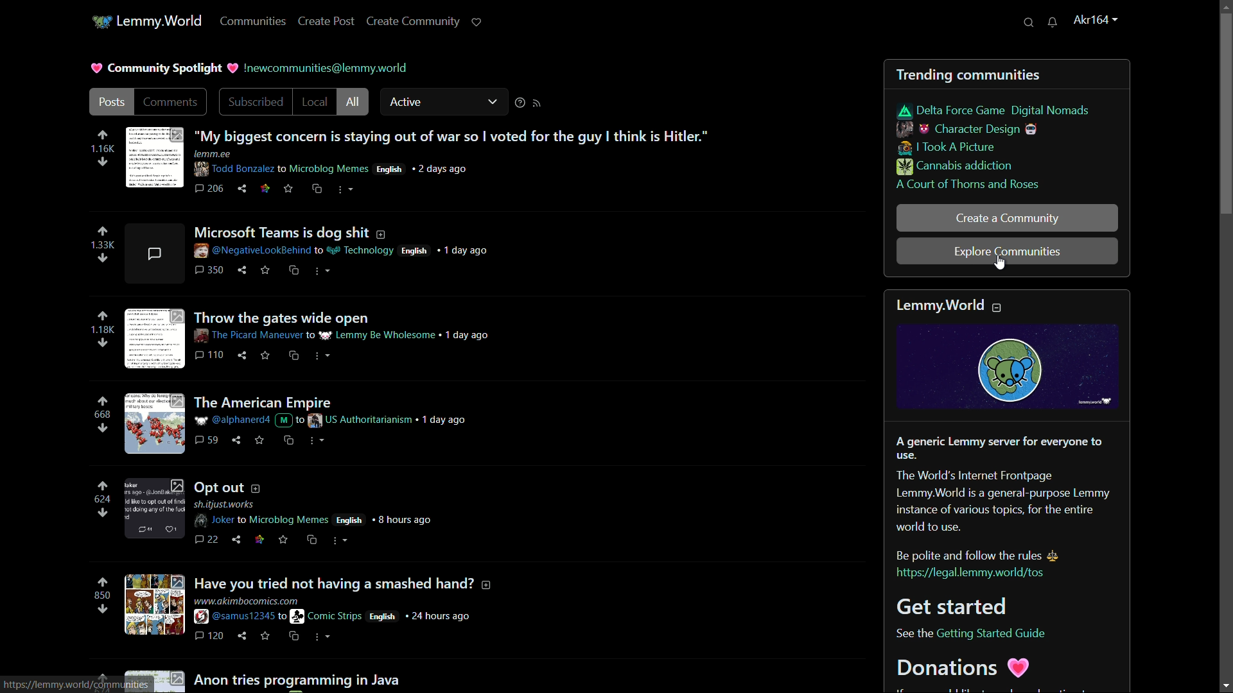 The height and width of the screenshot is (693, 1233). What do you see at coordinates (341, 541) in the screenshot?
I see `more` at bounding box center [341, 541].